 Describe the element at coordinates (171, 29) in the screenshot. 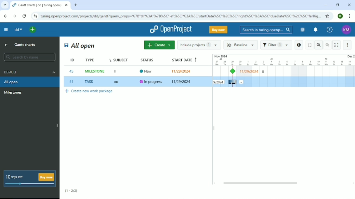

I see `OpenProject` at that location.